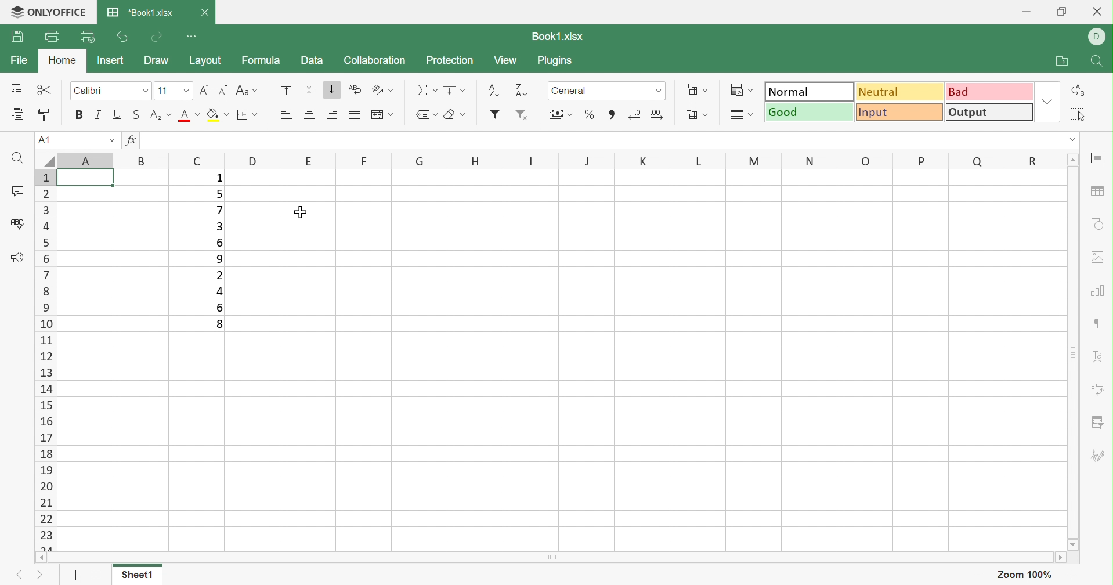 The width and height of the screenshot is (1113, 585). I want to click on 9, so click(220, 261).